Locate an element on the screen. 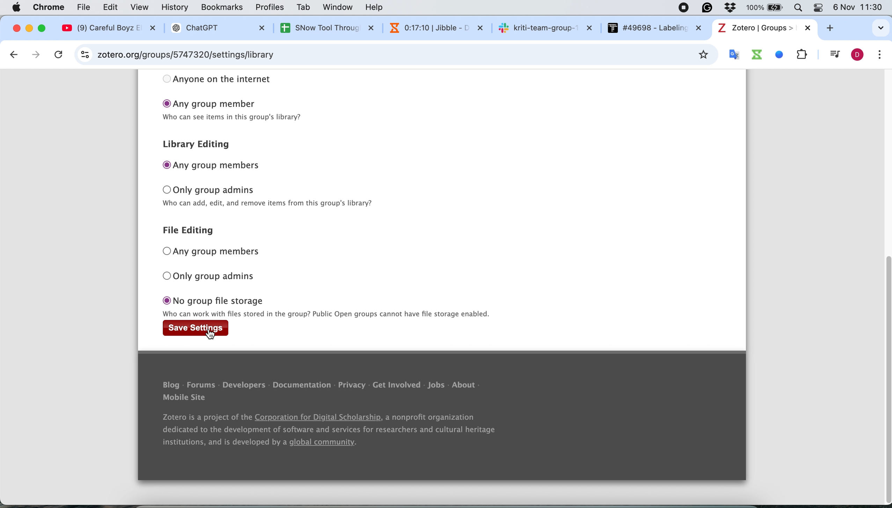 The height and width of the screenshot is (508, 892). N 0:16:54 | Jibble - 1 x is located at coordinates (431, 27).